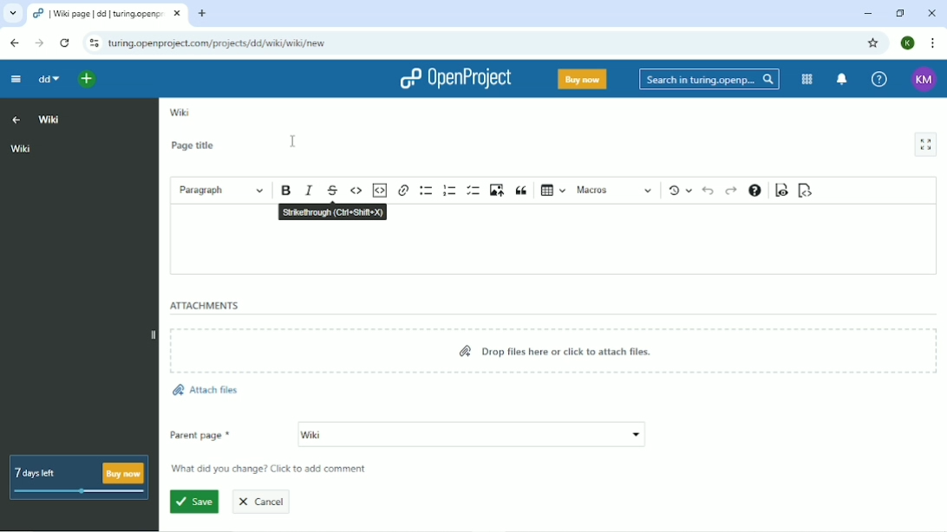  I want to click on Link, so click(404, 191).